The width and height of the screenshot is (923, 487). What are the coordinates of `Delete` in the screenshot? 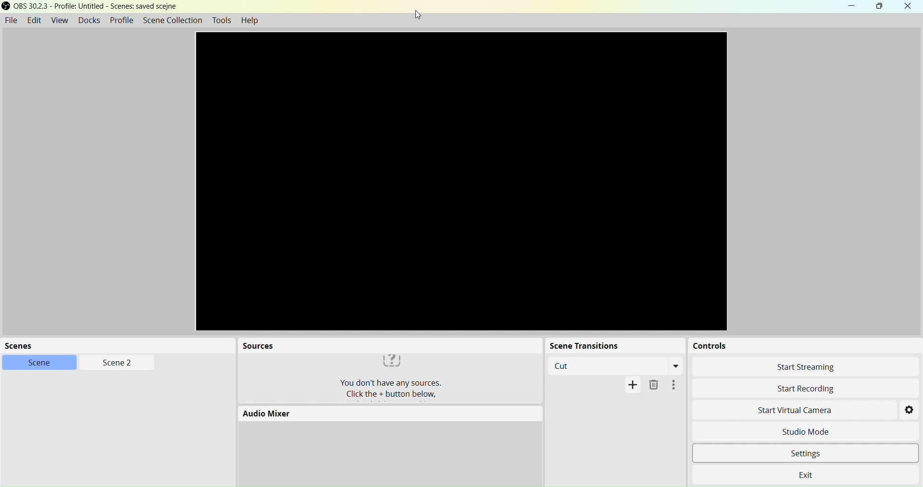 It's located at (653, 388).